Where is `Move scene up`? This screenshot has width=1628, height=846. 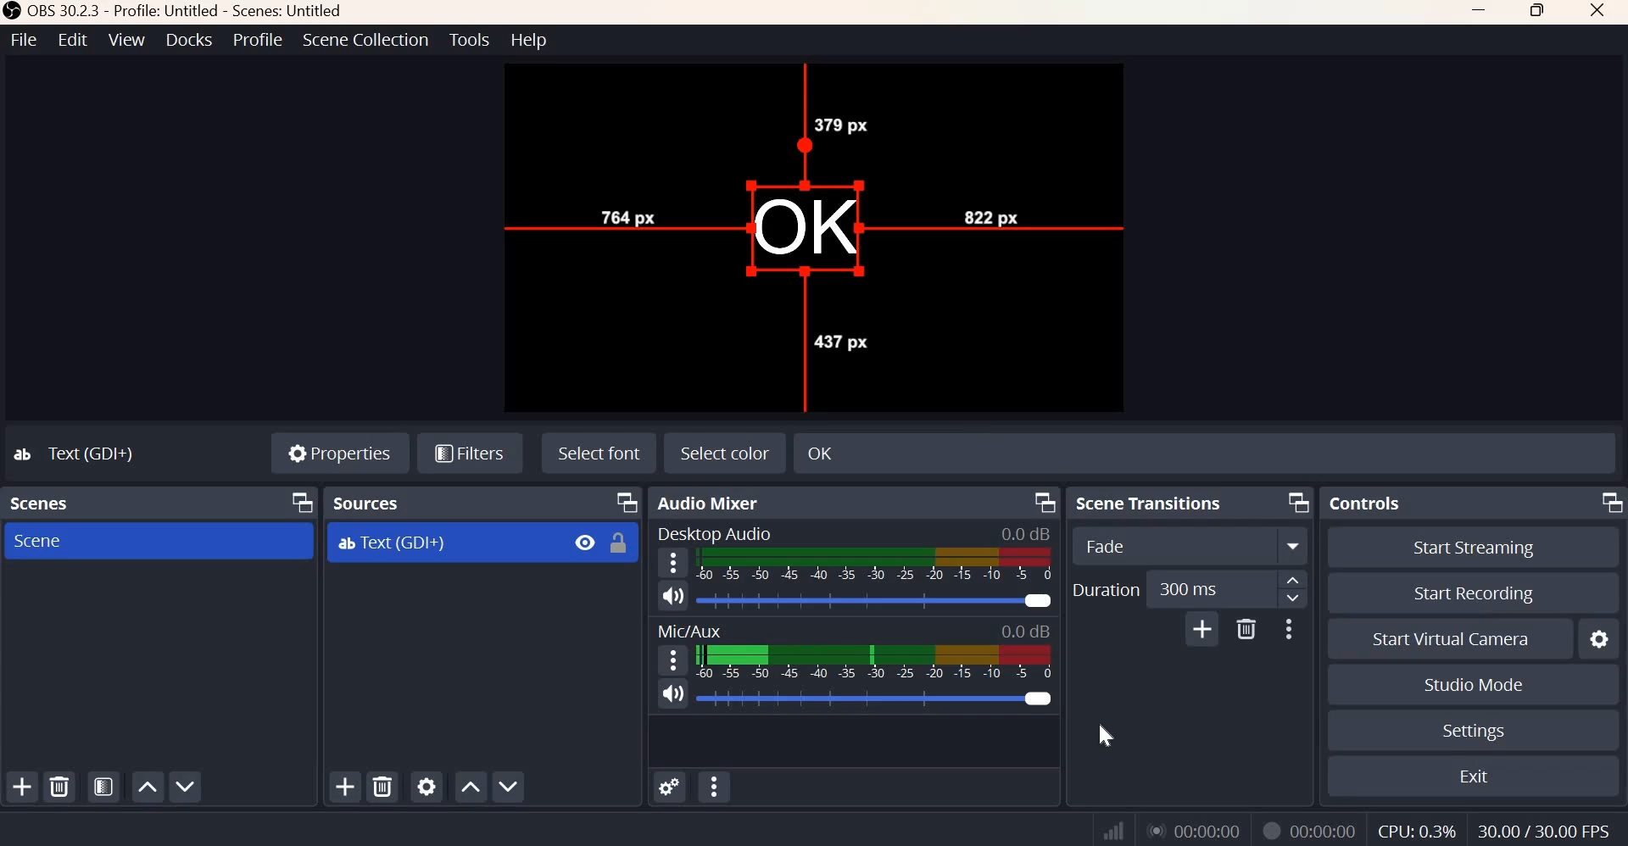 Move scene up is located at coordinates (145, 788).